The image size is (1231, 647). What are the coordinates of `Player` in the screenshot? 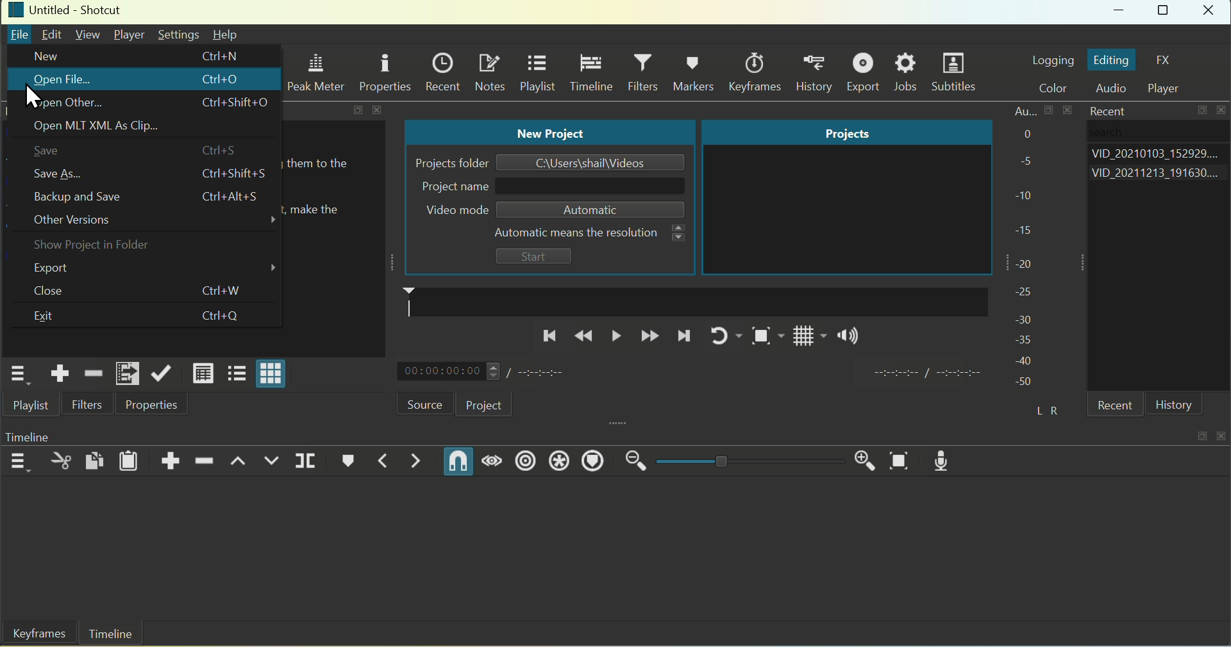 It's located at (1170, 88).